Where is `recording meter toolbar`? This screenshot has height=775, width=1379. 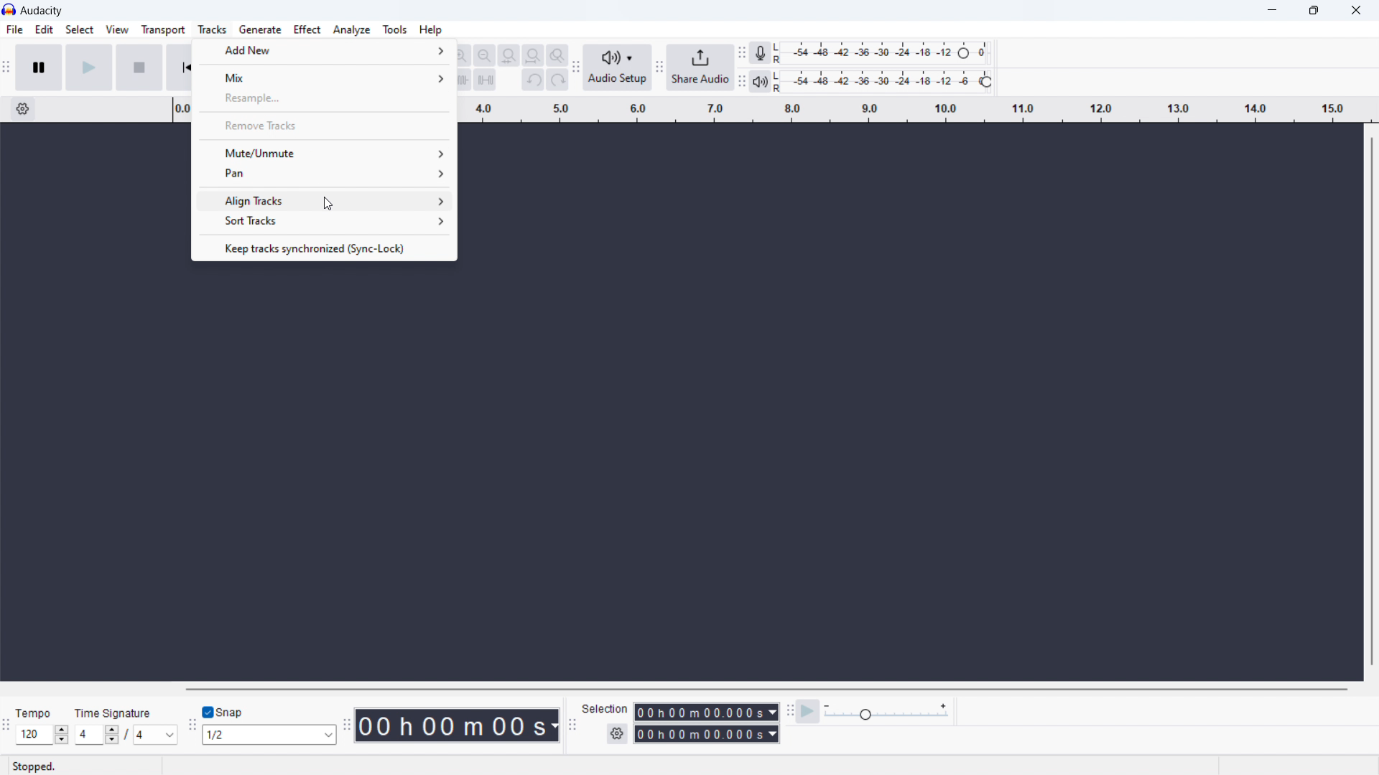 recording meter toolbar is located at coordinates (742, 53).